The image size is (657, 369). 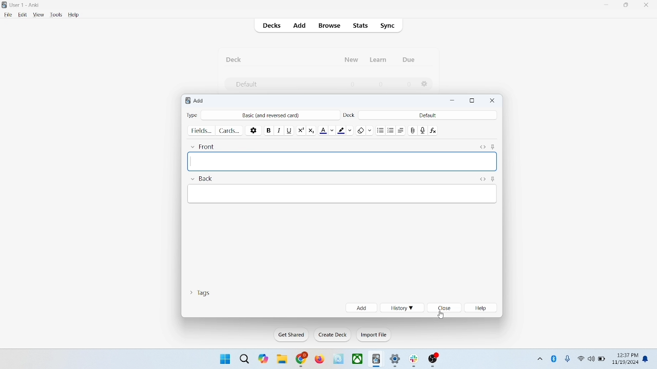 I want to click on edit, so click(x=23, y=14).